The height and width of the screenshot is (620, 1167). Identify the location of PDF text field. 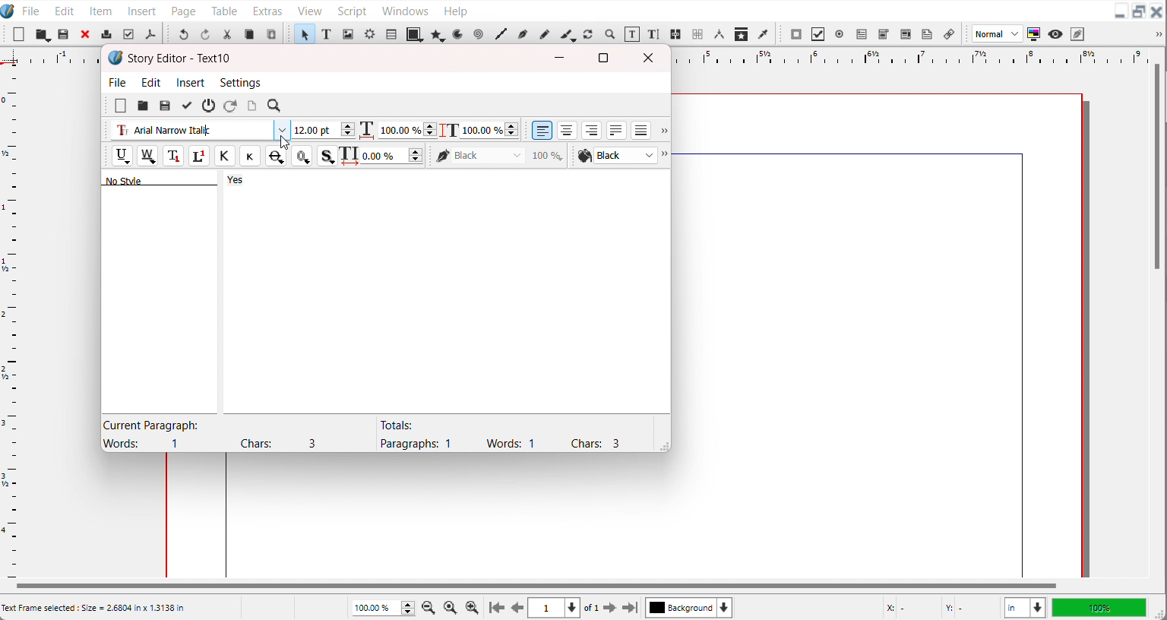
(861, 35).